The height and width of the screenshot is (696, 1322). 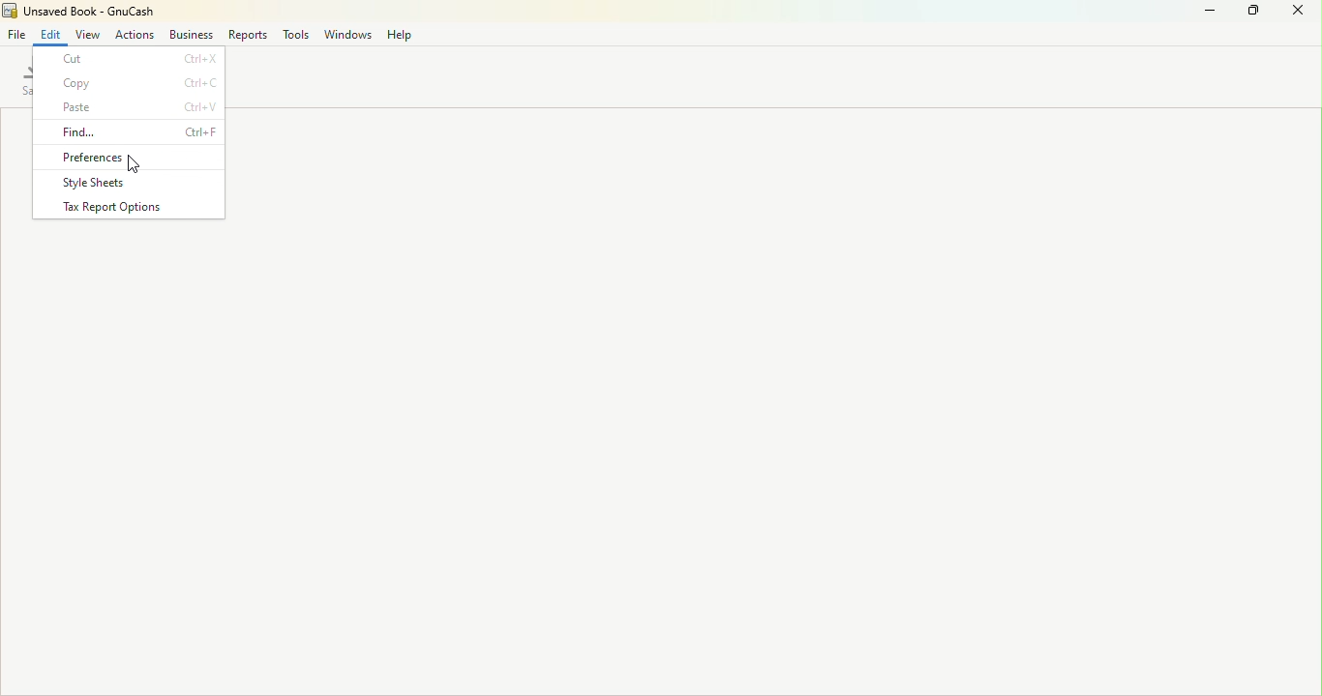 I want to click on Find Ctrl+F, so click(x=133, y=130).